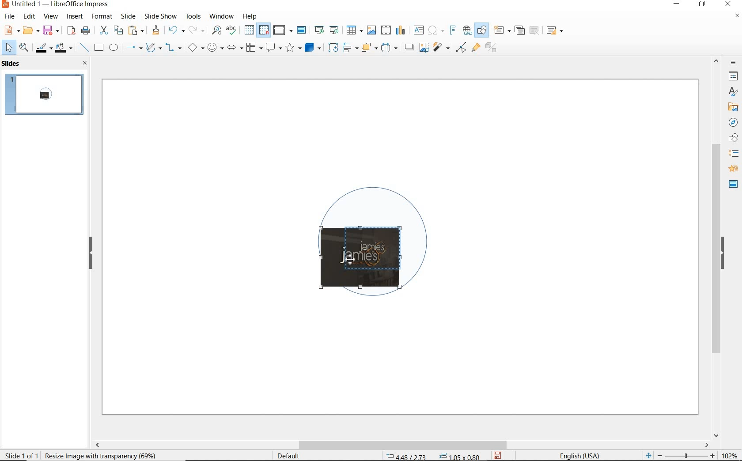 This screenshot has height=461, width=742. I want to click on save, so click(498, 455).